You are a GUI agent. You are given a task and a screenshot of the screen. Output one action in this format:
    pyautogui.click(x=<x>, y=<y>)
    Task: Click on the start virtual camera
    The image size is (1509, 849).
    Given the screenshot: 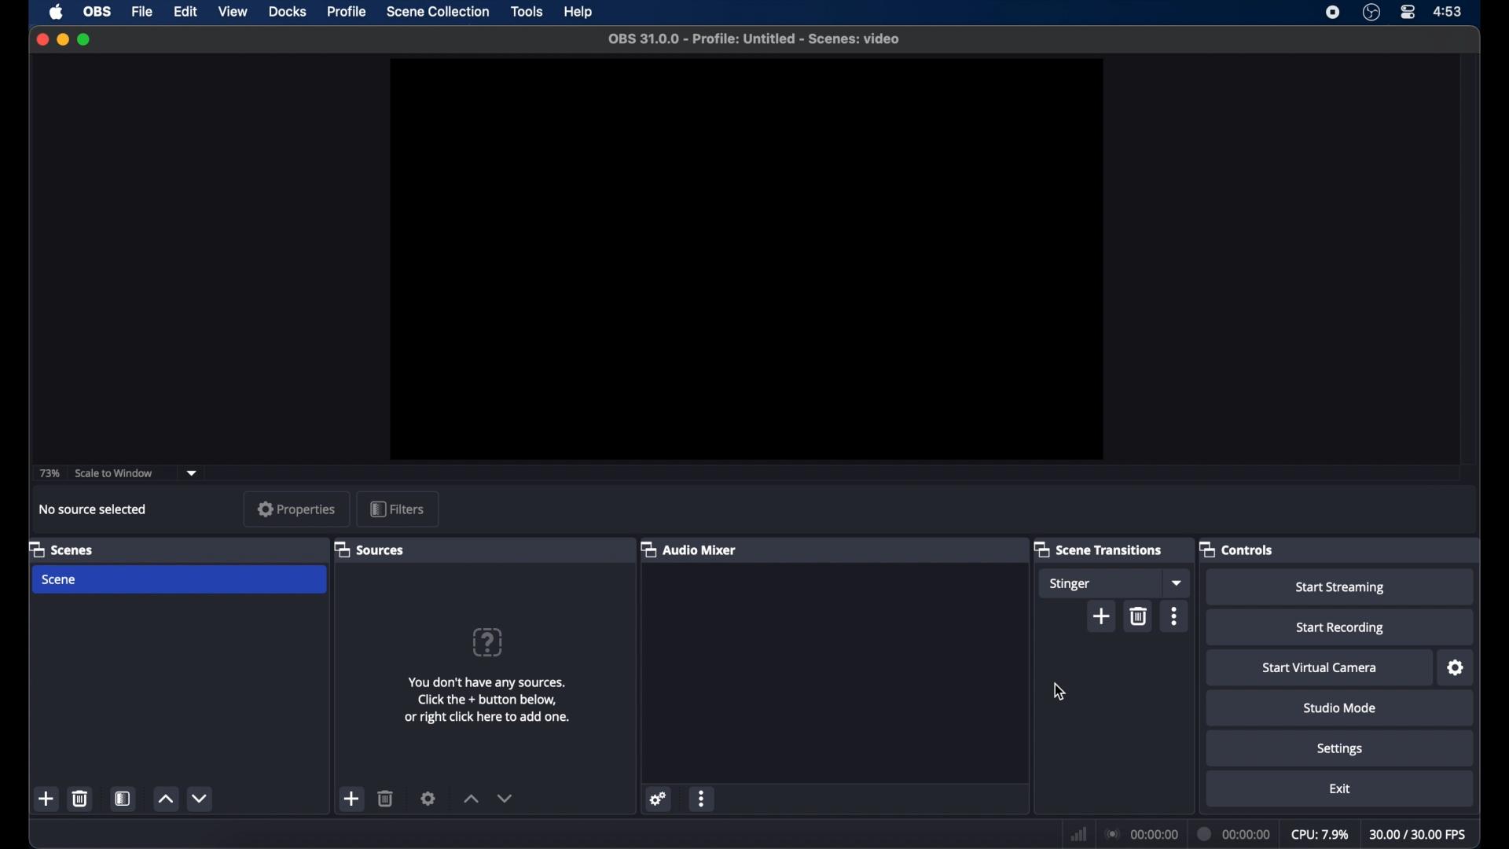 What is the action you would take?
    pyautogui.click(x=1319, y=669)
    